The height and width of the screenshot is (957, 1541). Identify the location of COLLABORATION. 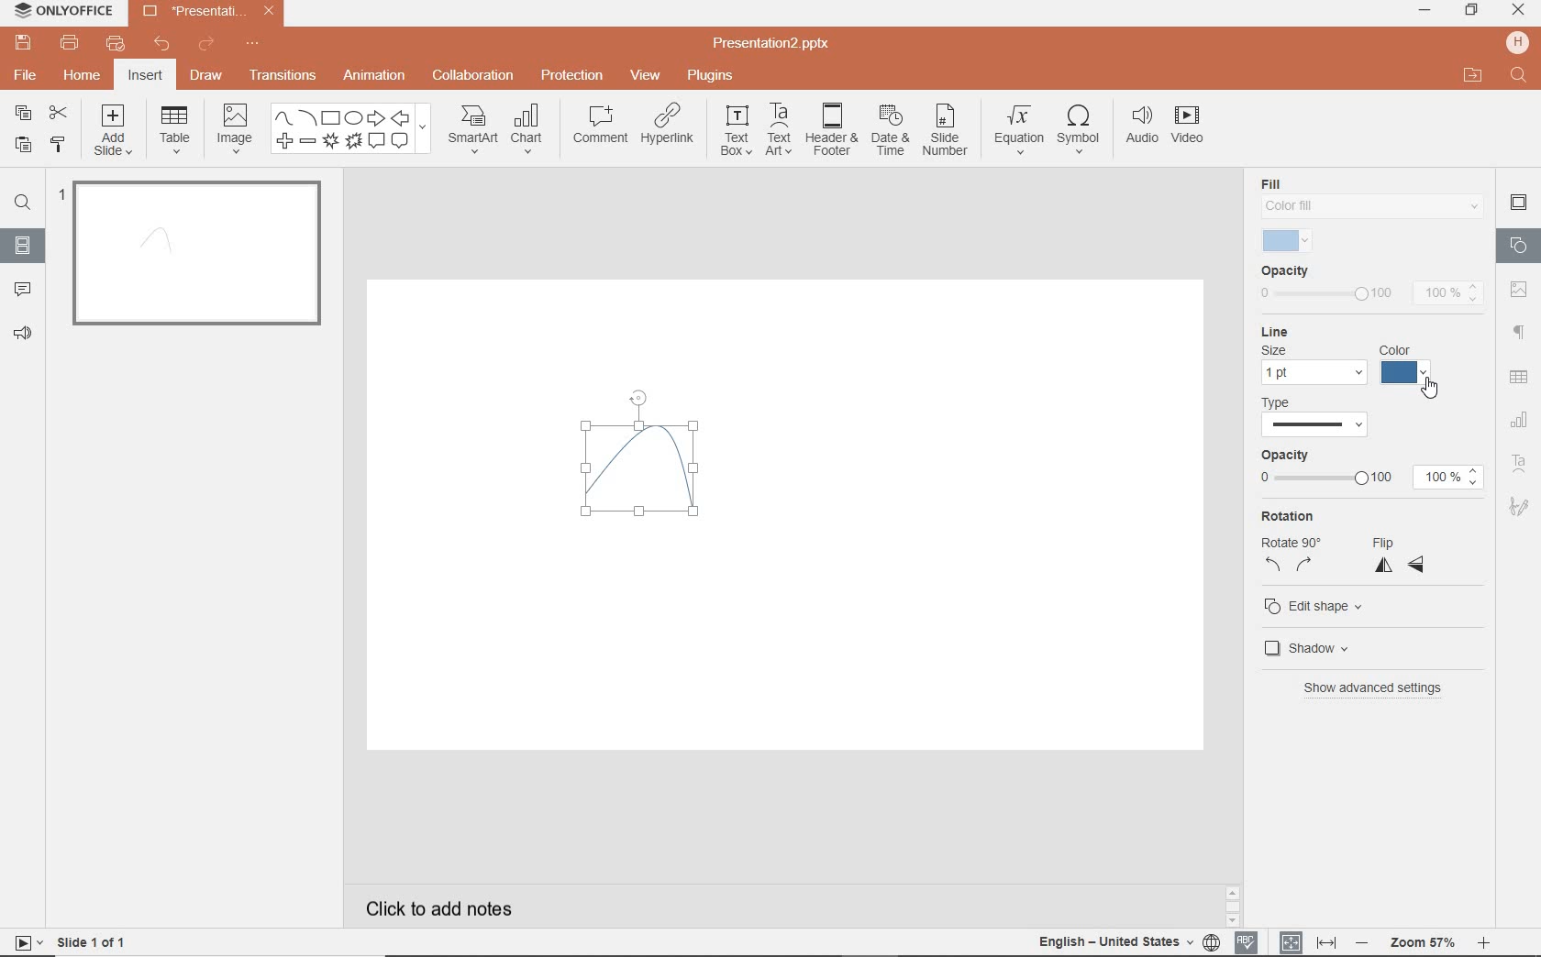
(473, 74).